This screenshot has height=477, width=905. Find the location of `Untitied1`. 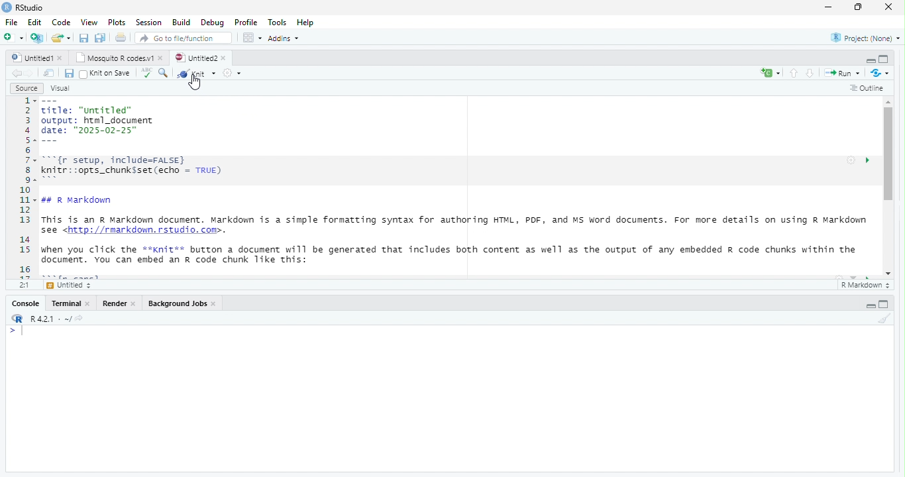

Untitied1 is located at coordinates (32, 58).